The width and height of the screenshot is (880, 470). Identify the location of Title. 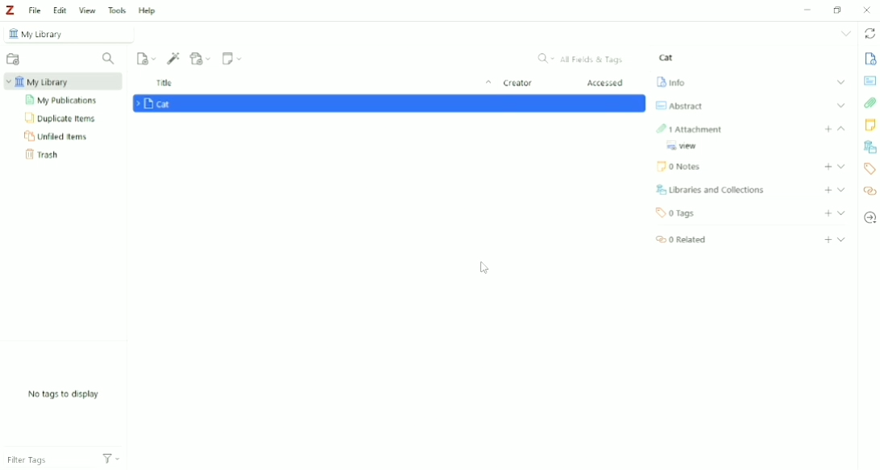
(326, 84).